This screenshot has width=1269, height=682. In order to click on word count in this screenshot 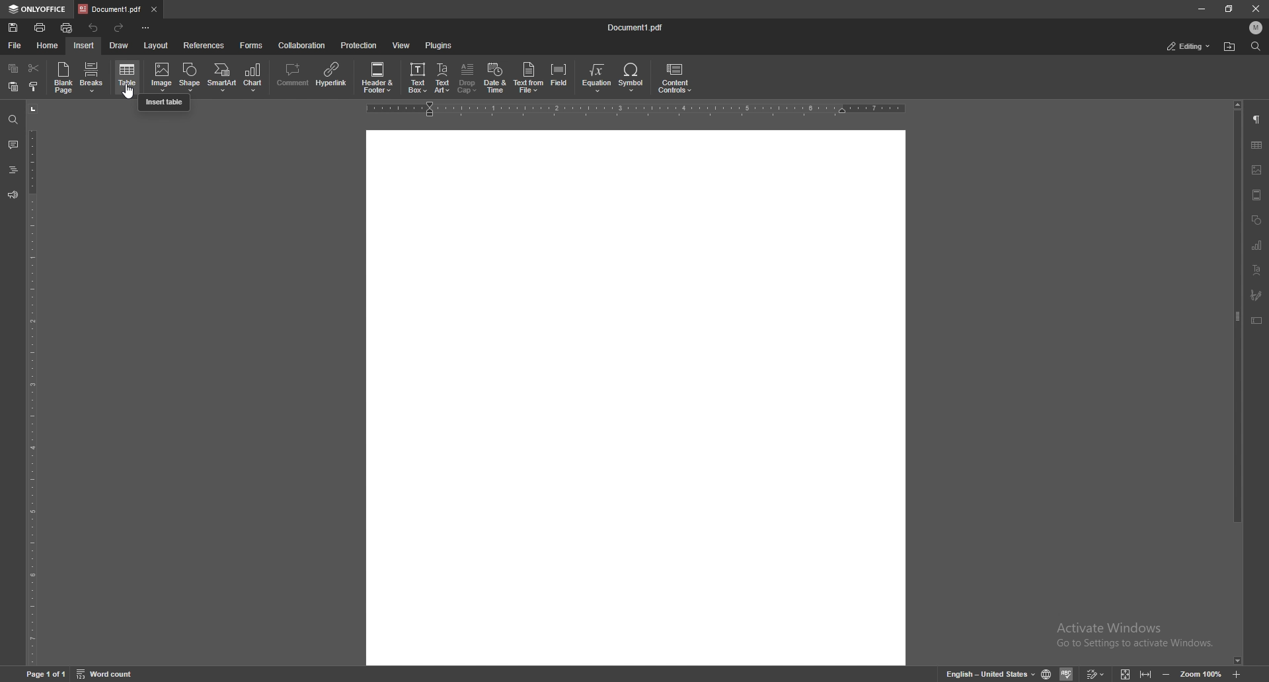, I will do `click(105, 673)`.